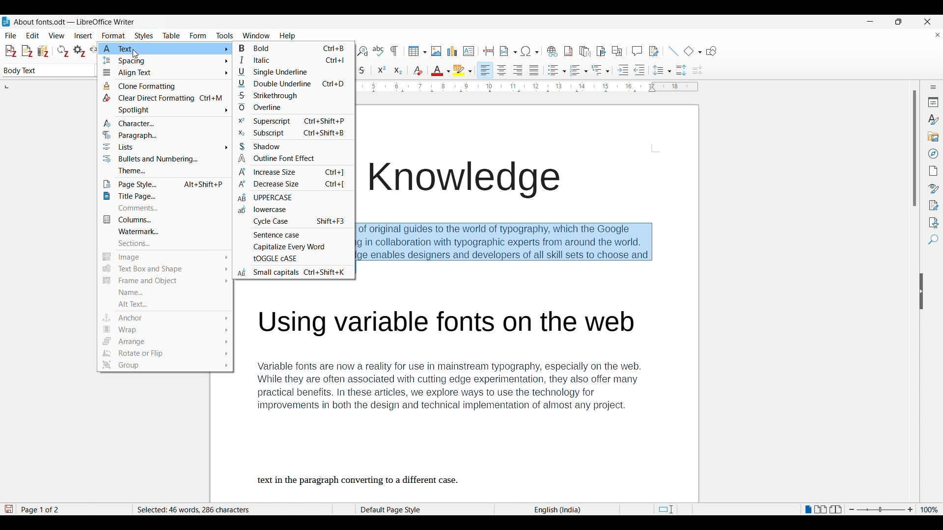 The width and height of the screenshot is (943, 530). Describe the element at coordinates (293, 248) in the screenshot. I see `Capitalize every word` at that location.